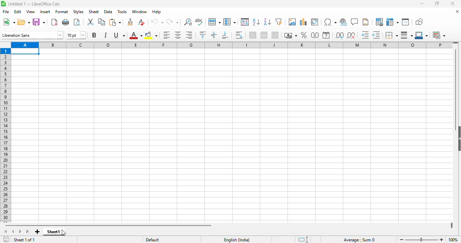 Image resolution: width=461 pixels, height=243 pixels. What do you see at coordinates (245, 22) in the screenshot?
I see `sort` at bounding box center [245, 22].